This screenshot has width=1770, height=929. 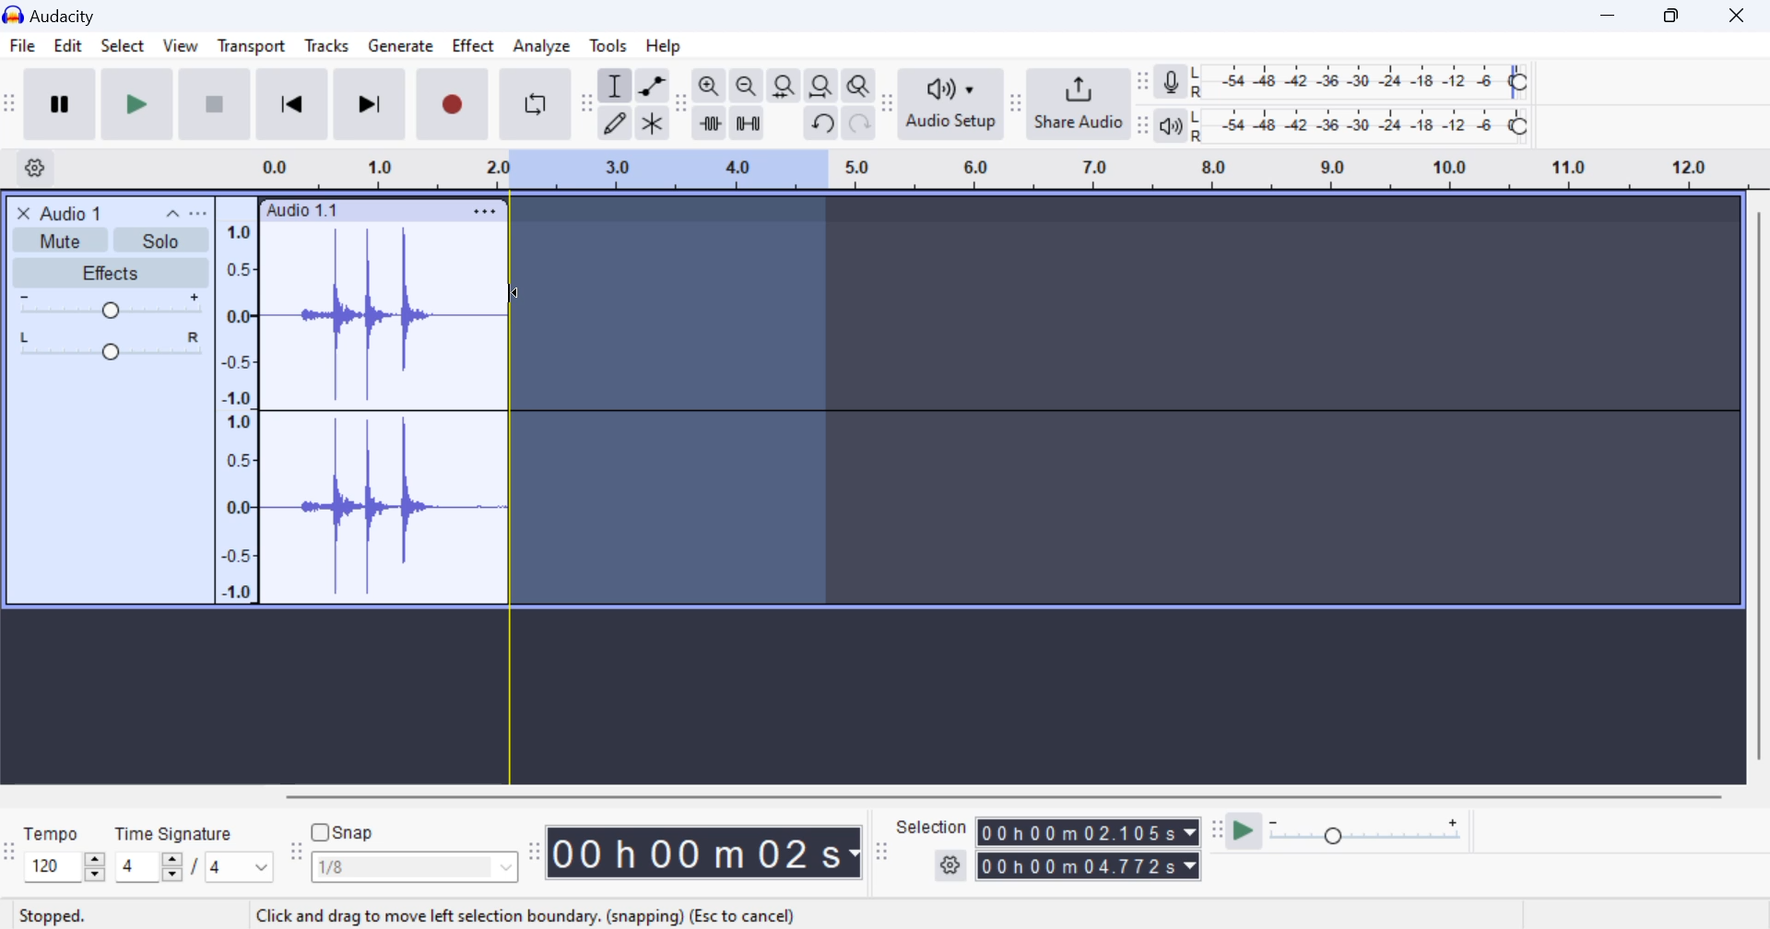 I want to click on increase or decrease time signature, so click(x=148, y=867).